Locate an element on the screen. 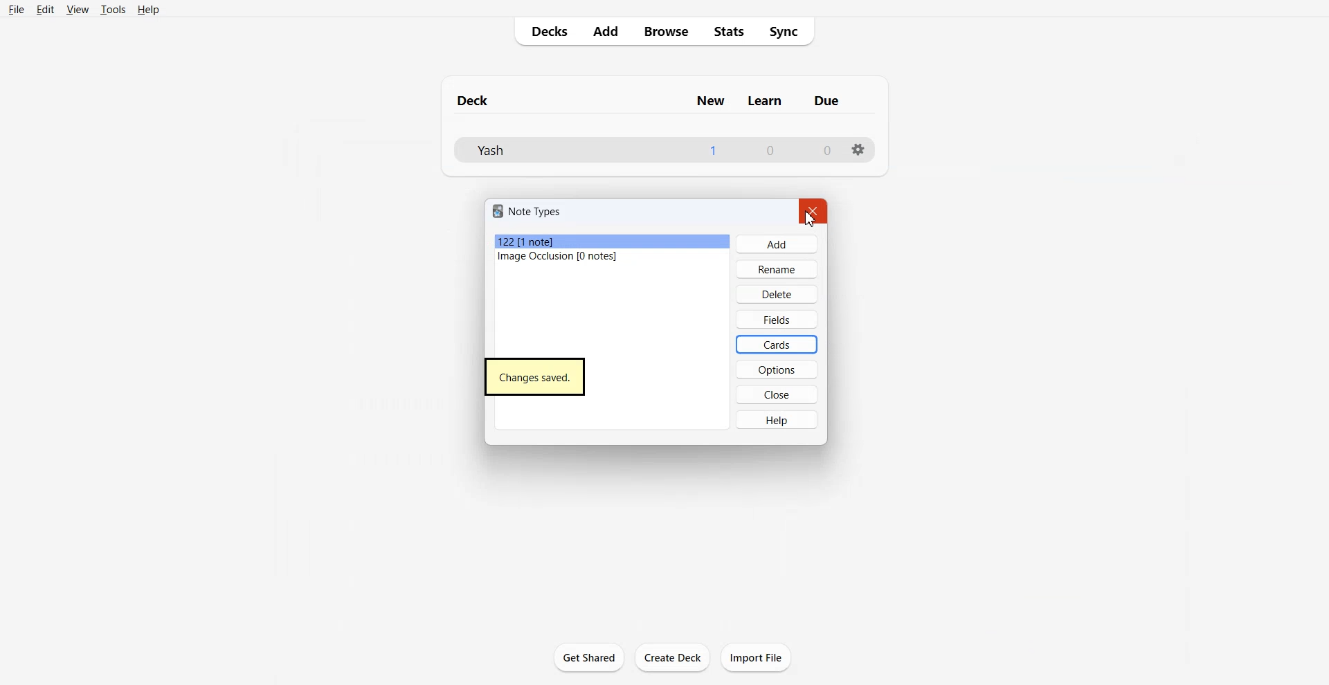  Create Deck is located at coordinates (673, 658).